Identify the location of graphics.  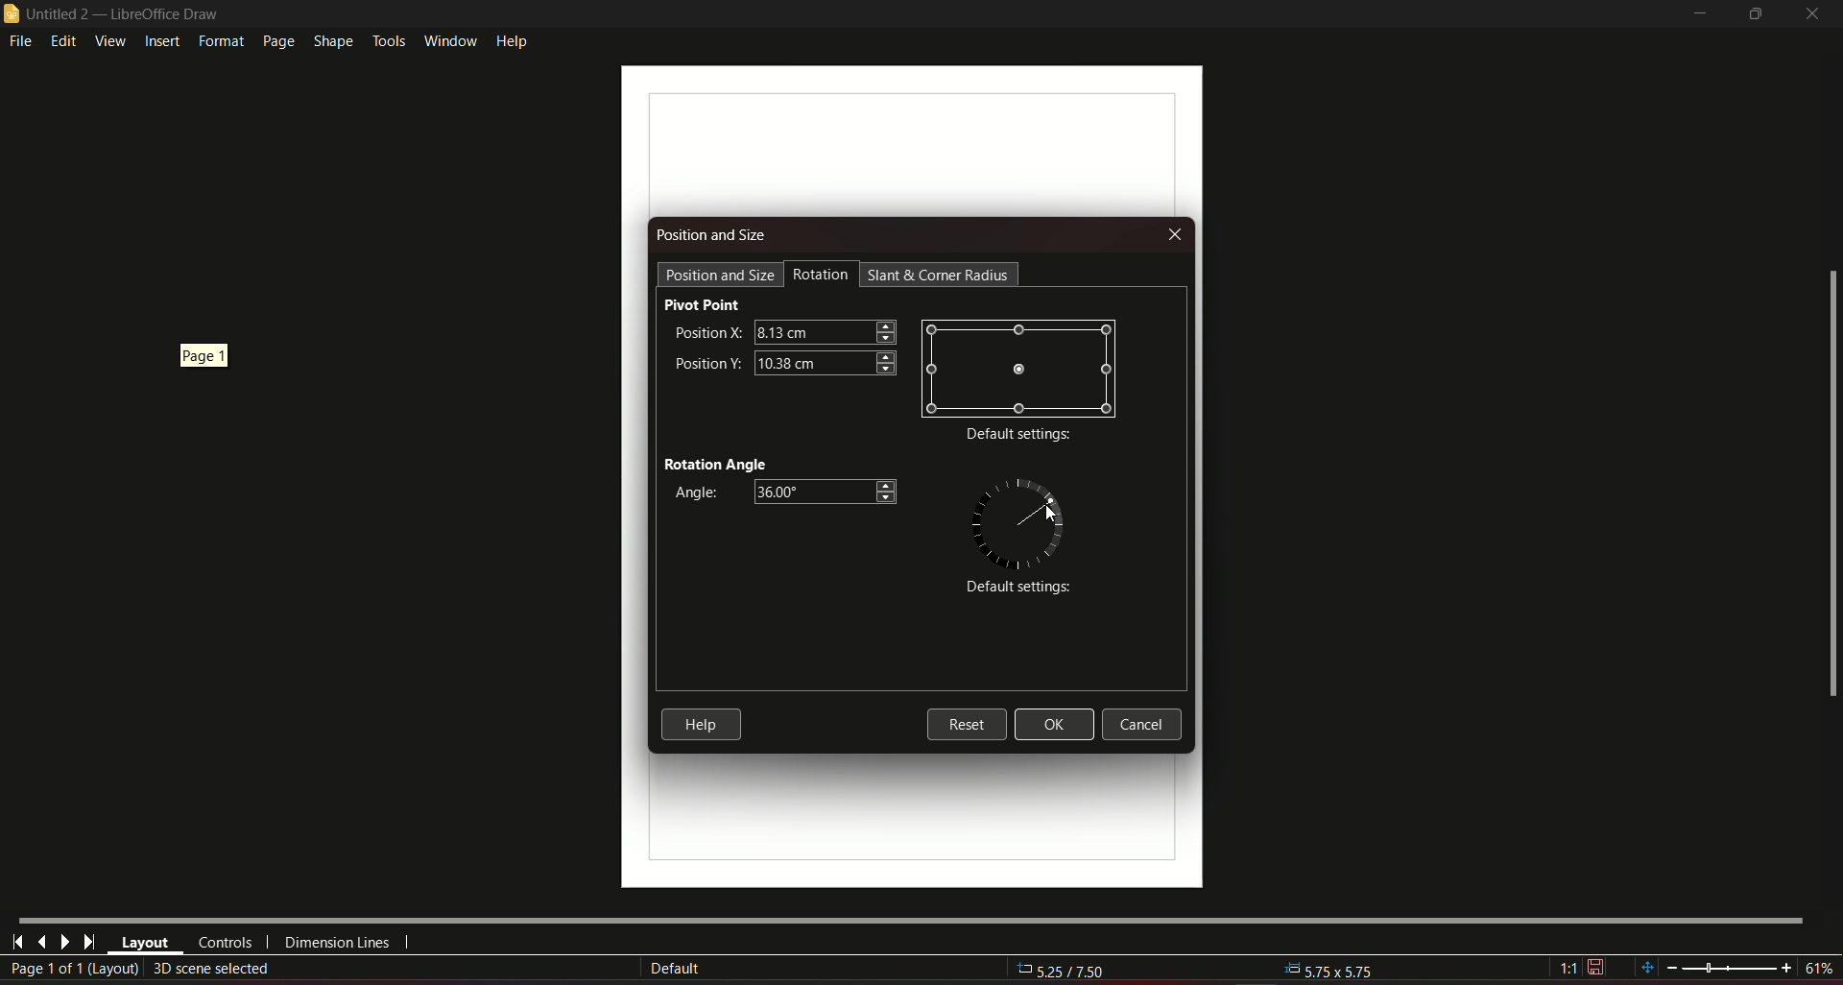
(1018, 520).